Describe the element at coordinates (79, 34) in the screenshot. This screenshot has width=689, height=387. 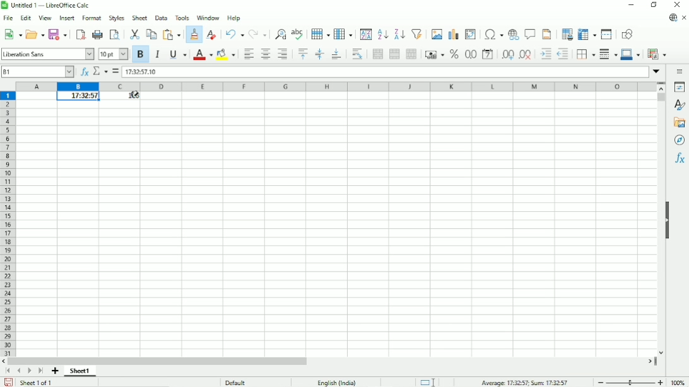
I see `Export as PDF` at that location.